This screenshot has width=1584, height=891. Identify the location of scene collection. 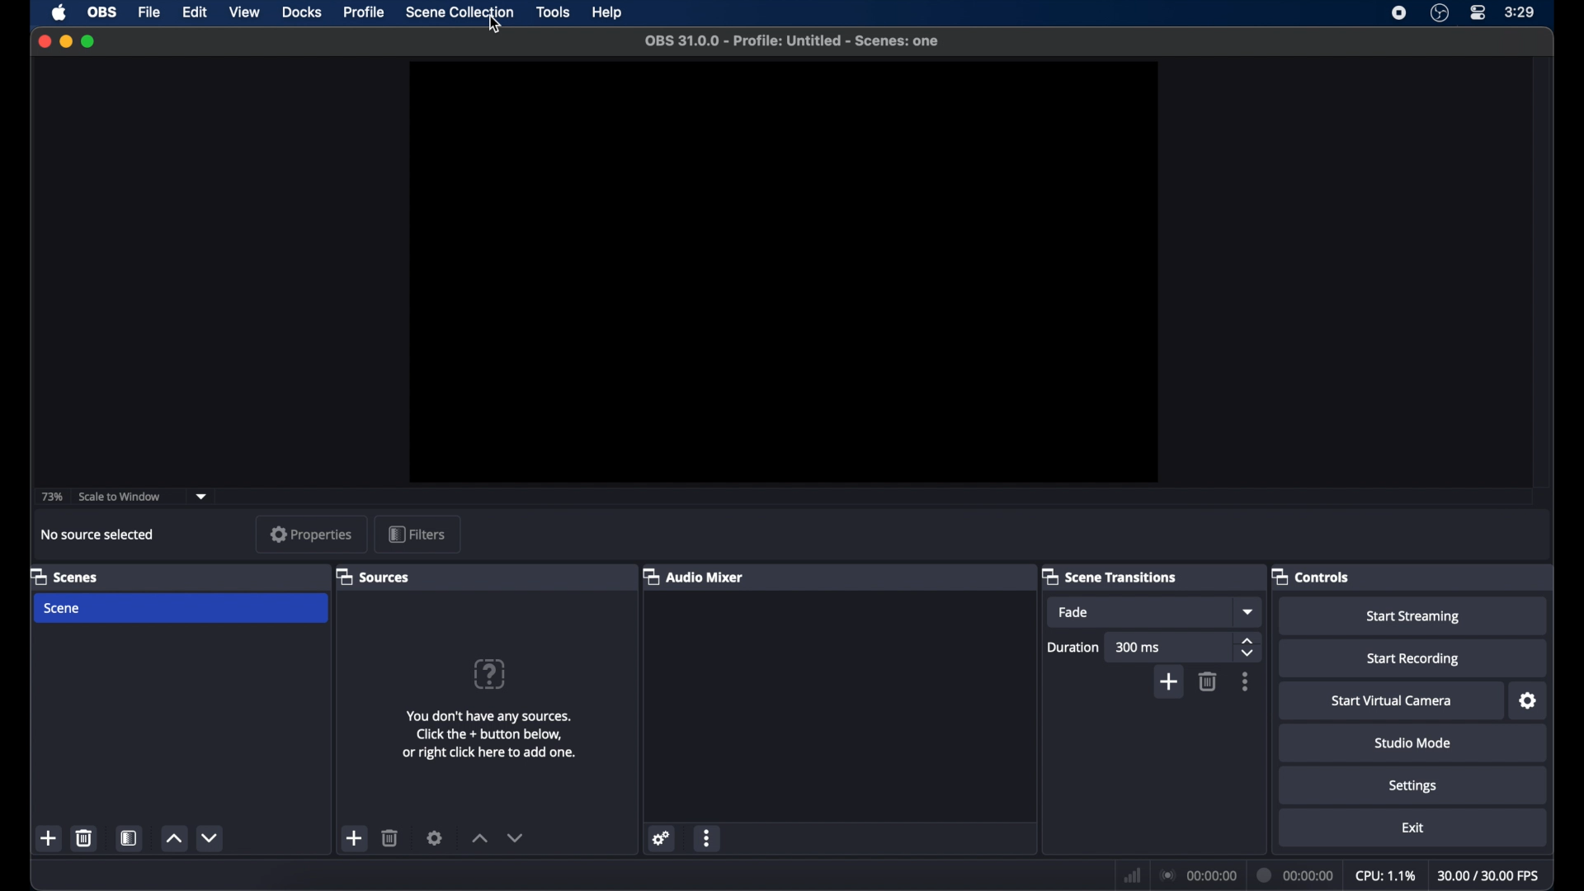
(460, 12).